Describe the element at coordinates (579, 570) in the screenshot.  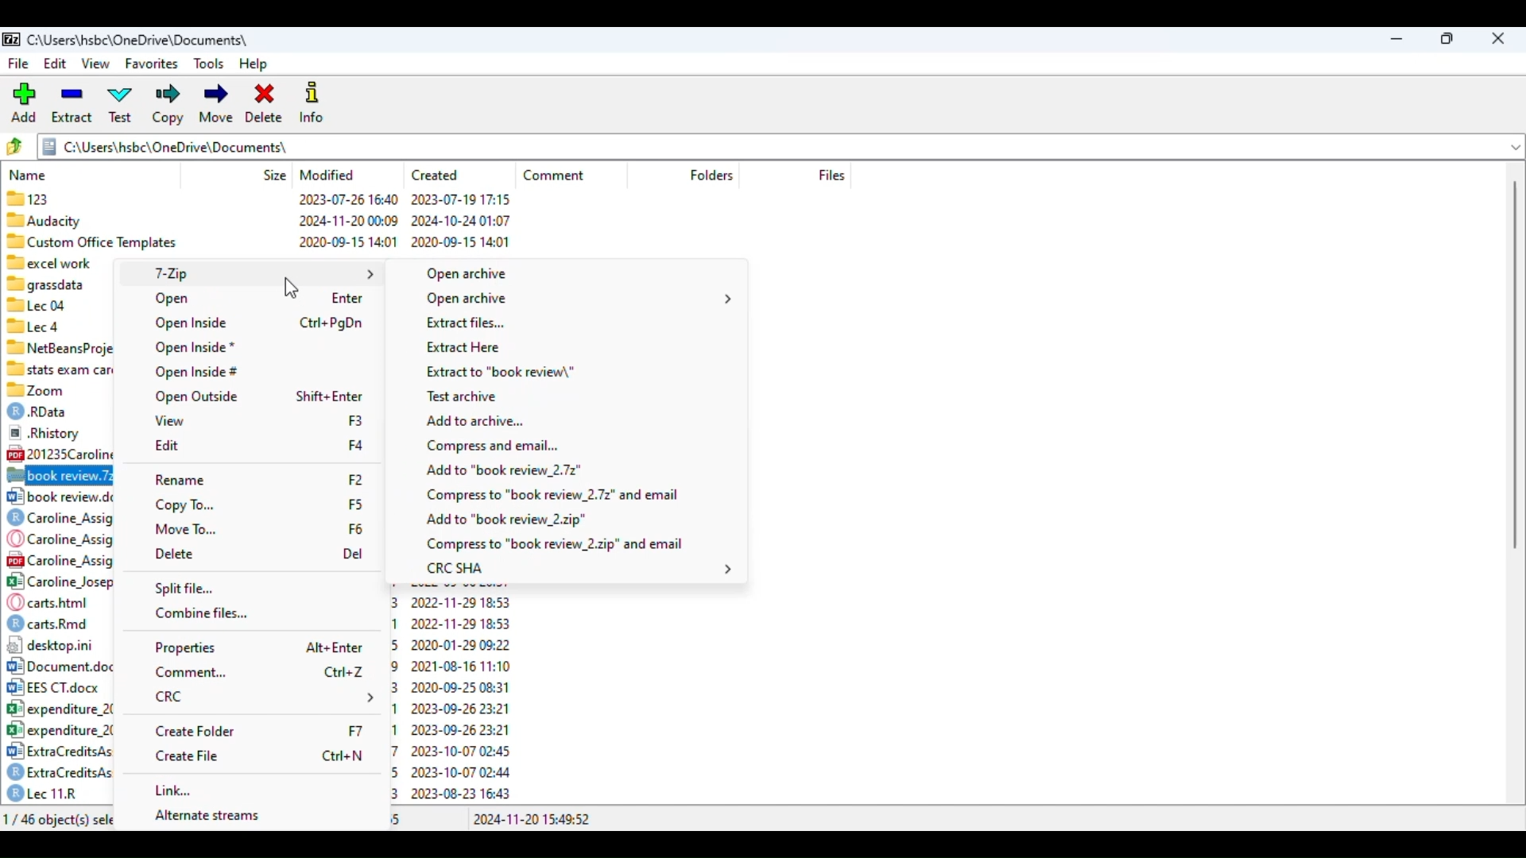
I see `CRC SHA` at that location.